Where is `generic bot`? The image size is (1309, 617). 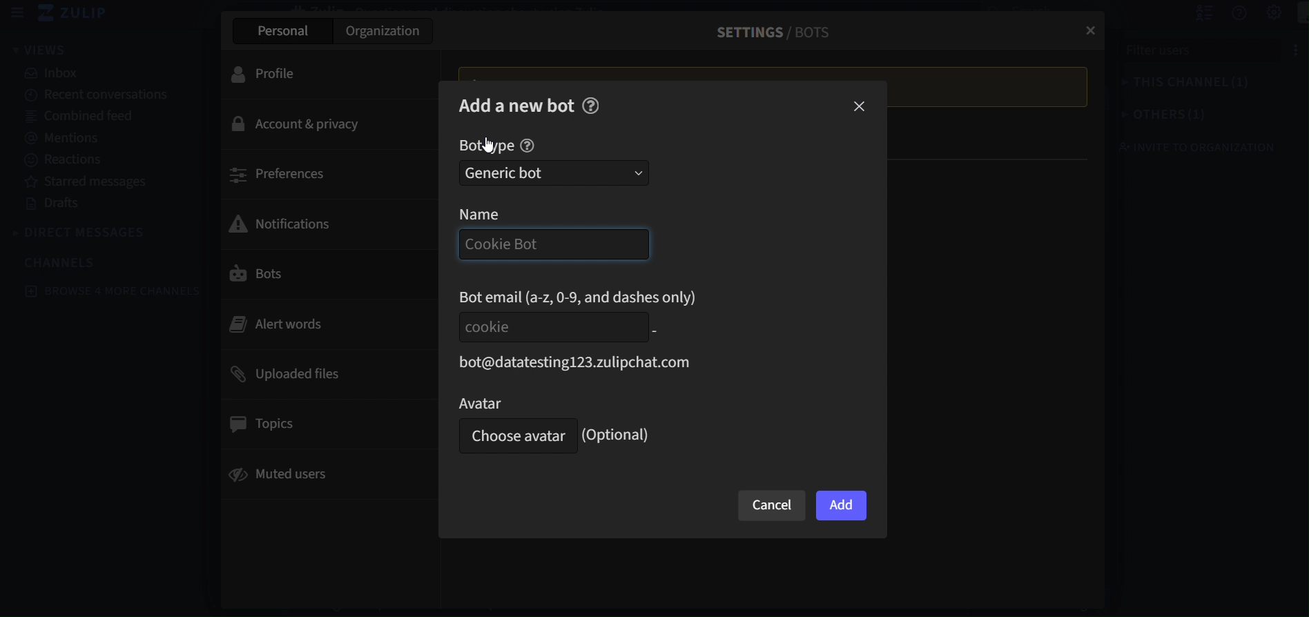 generic bot is located at coordinates (554, 173).